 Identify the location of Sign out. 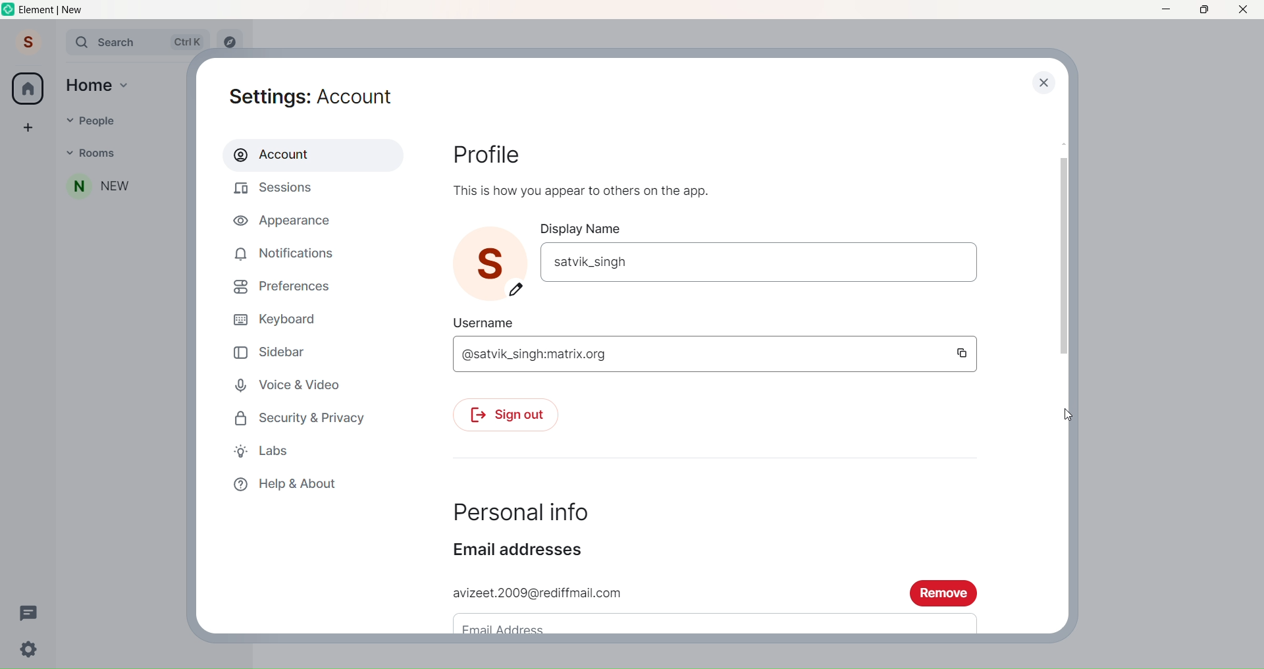
(510, 414).